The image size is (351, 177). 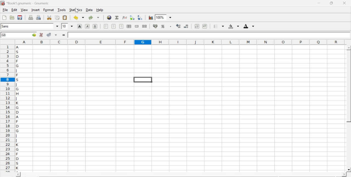 I want to click on drop down, so click(x=72, y=26).